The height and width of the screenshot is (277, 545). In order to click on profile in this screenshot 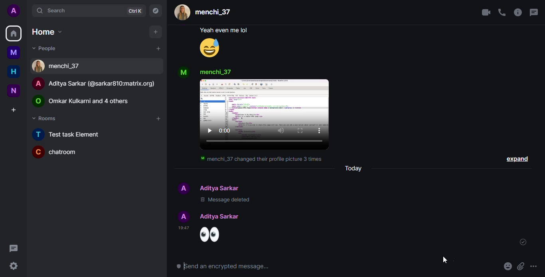, I will do `click(183, 187)`.